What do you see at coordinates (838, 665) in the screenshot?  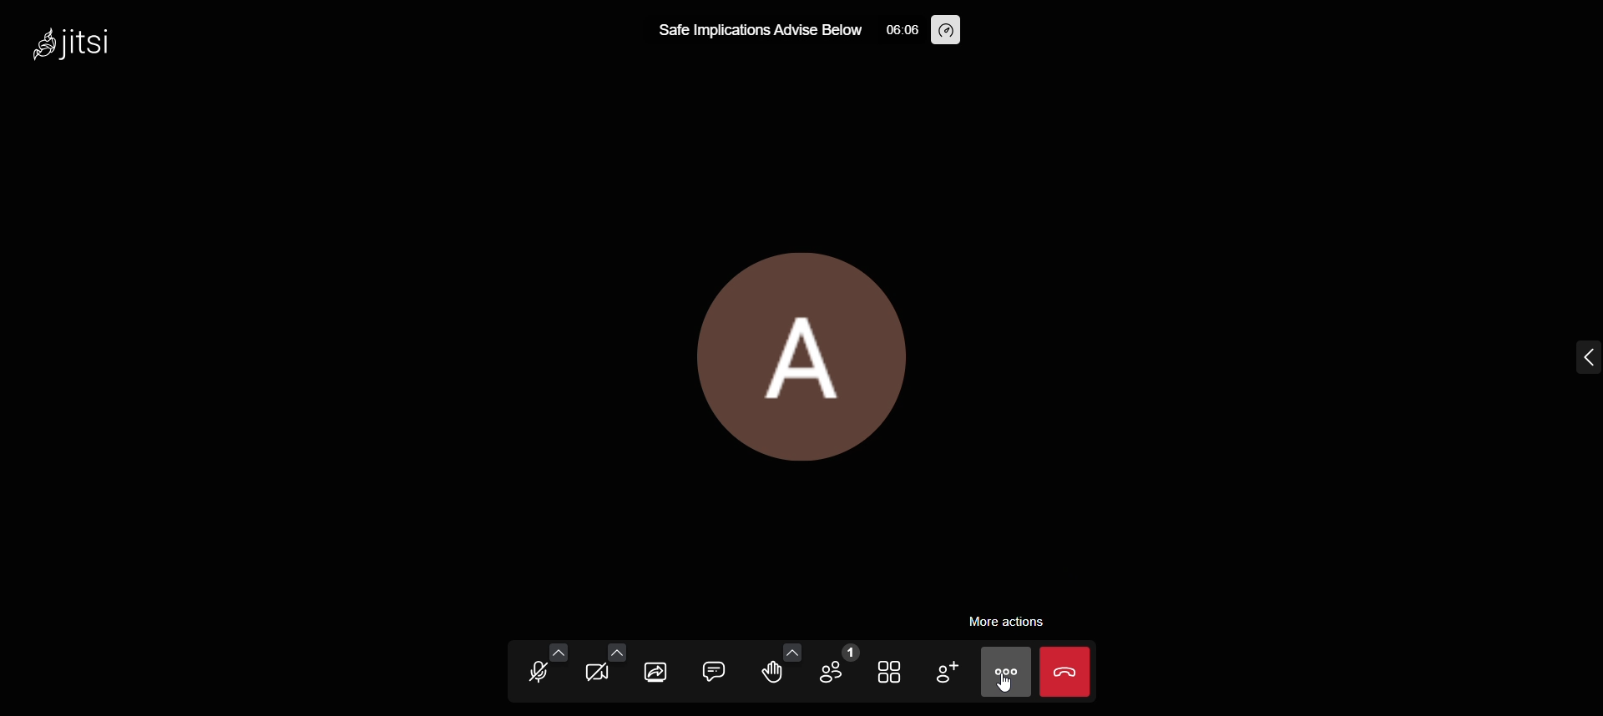 I see `participants` at bounding box center [838, 665].